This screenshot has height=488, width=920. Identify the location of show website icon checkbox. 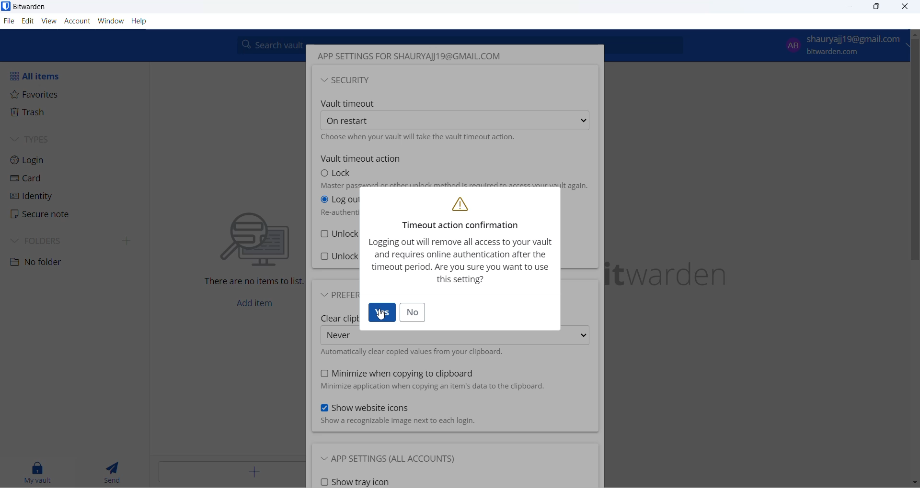
(378, 408).